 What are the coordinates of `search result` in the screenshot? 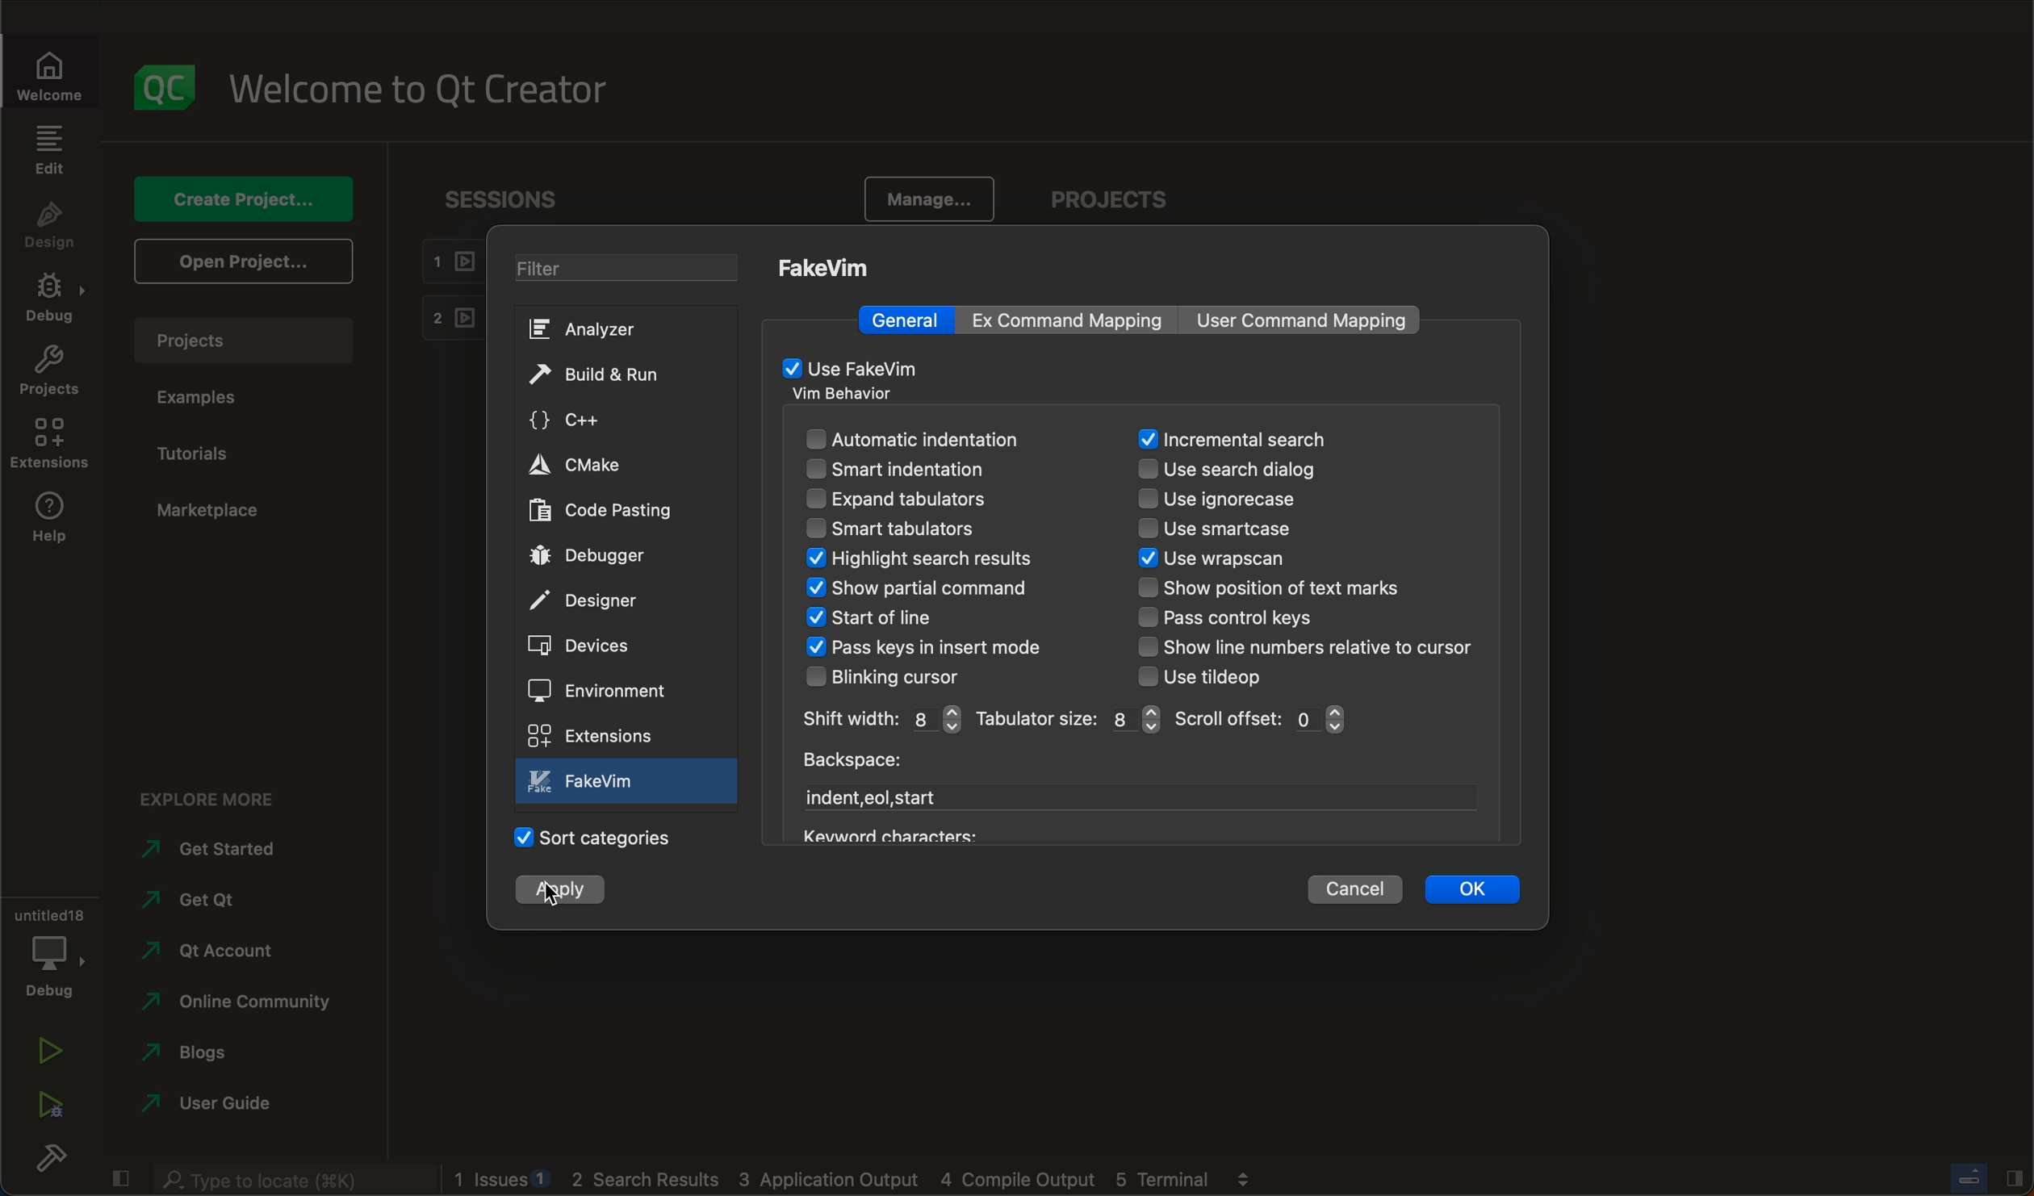 It's located at (948, 560).